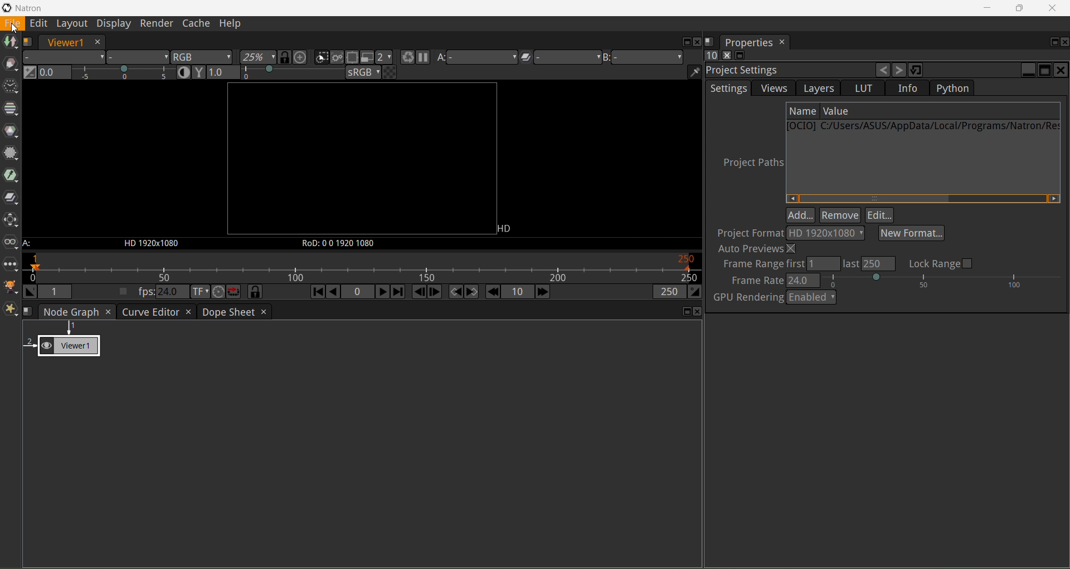 The width and height of the screenshot is (1070, 569). What do you see at coordinates (712, 41) in the screenshot?
I see `Manage layouts for this pane` at bounding box center [712, 41].